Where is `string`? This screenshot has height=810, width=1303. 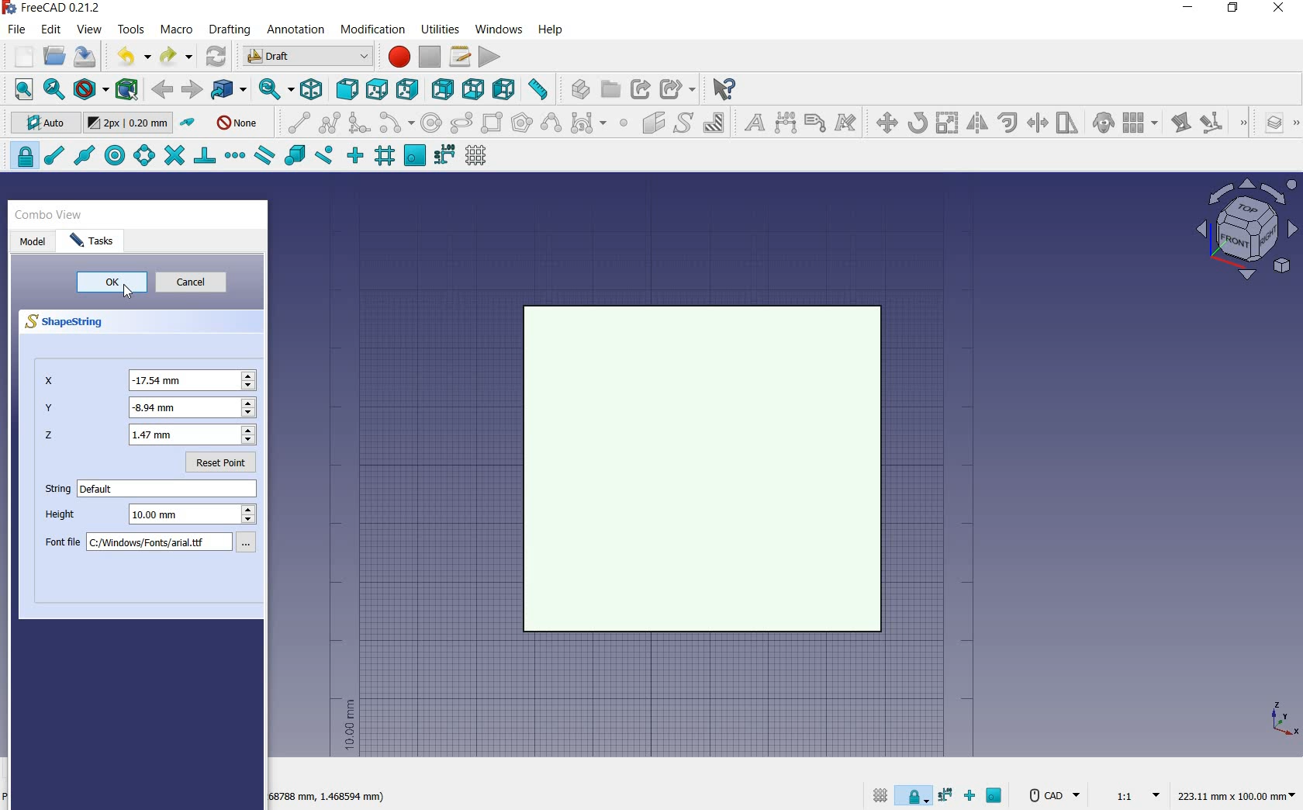
string is located at coordinates (54, 490).